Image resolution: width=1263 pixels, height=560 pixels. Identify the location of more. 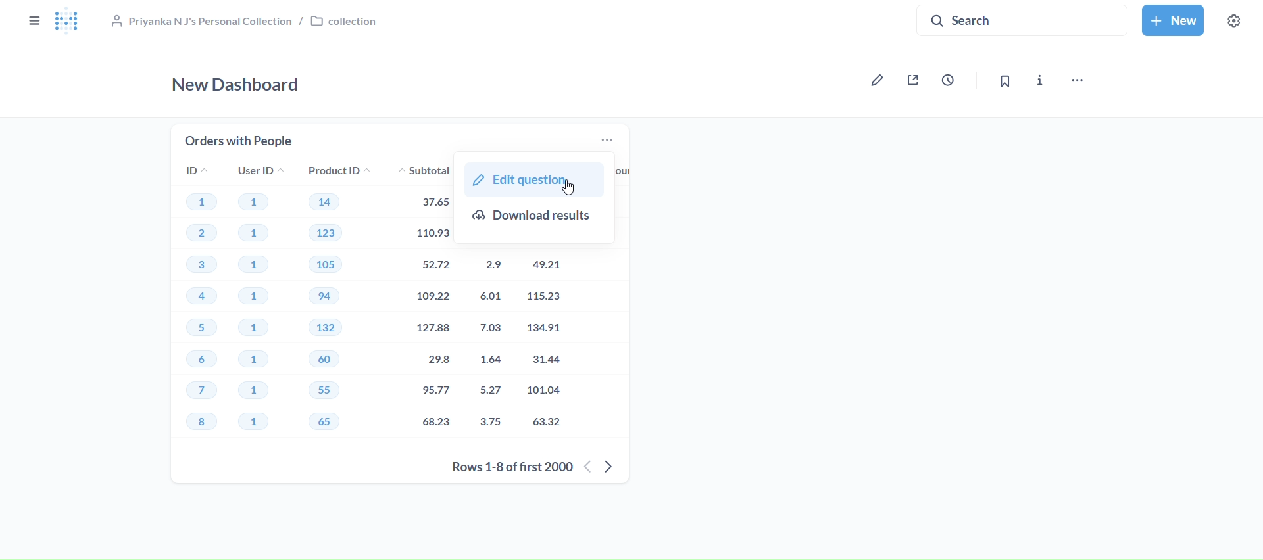
(612, 143).